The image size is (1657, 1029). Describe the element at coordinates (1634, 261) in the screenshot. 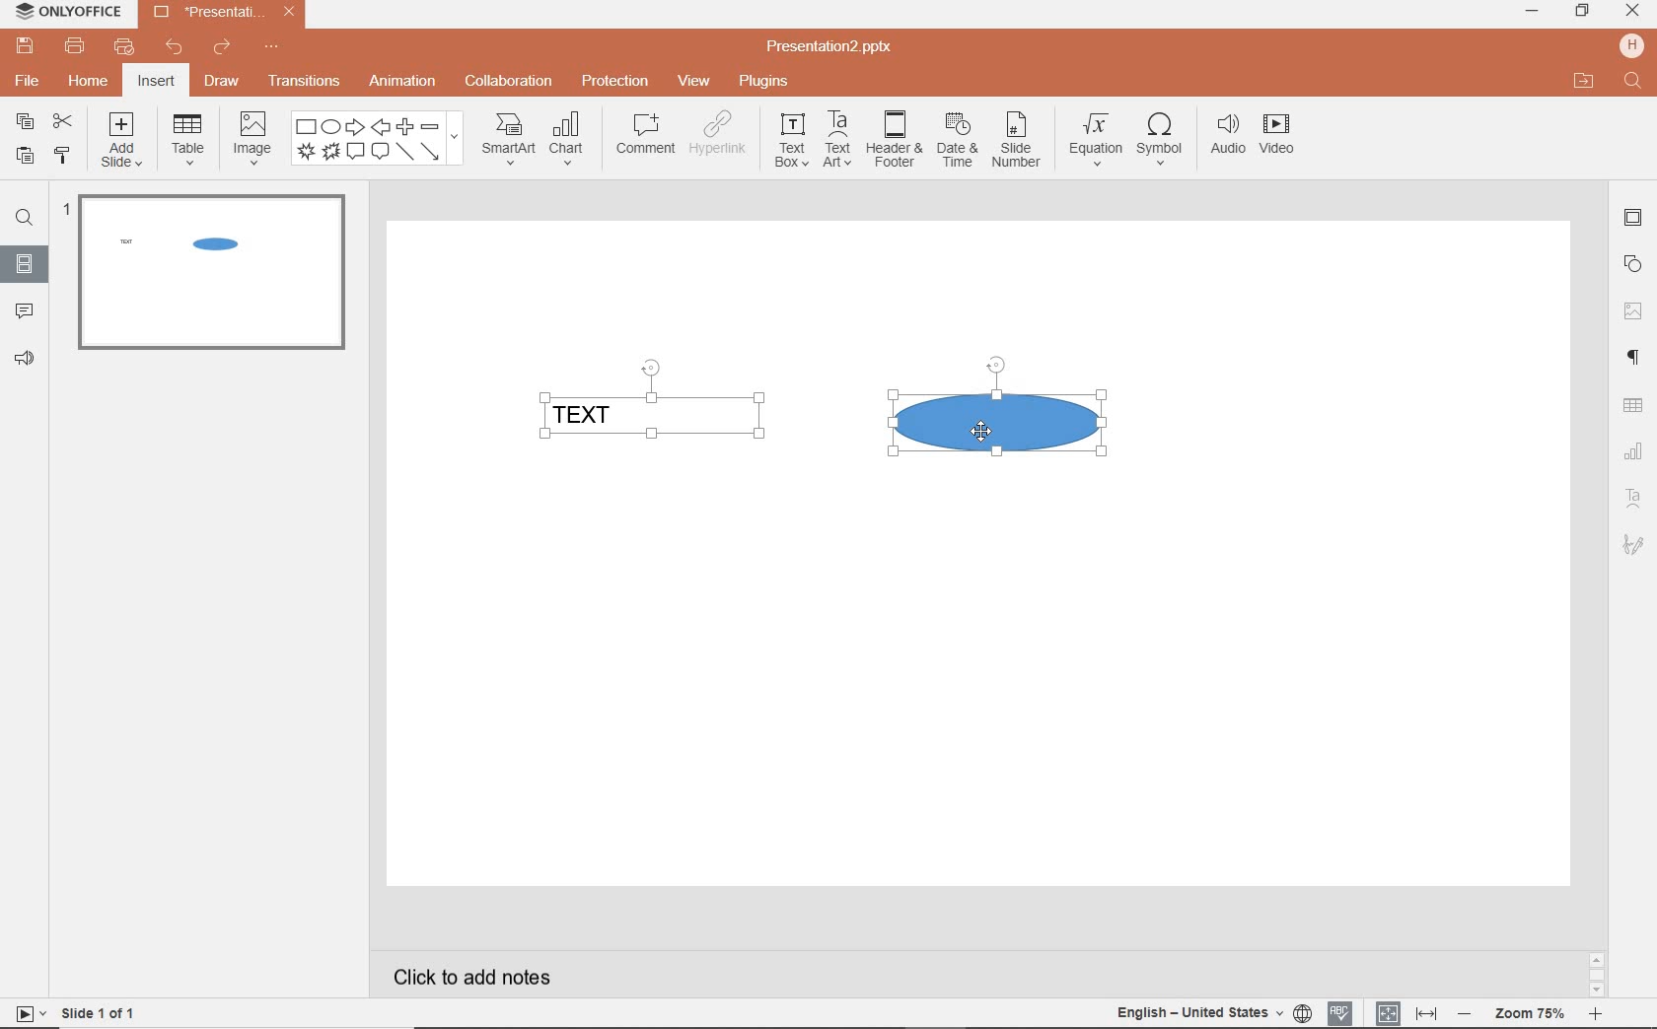

I see `SHAPE SETTINGS` at that location.